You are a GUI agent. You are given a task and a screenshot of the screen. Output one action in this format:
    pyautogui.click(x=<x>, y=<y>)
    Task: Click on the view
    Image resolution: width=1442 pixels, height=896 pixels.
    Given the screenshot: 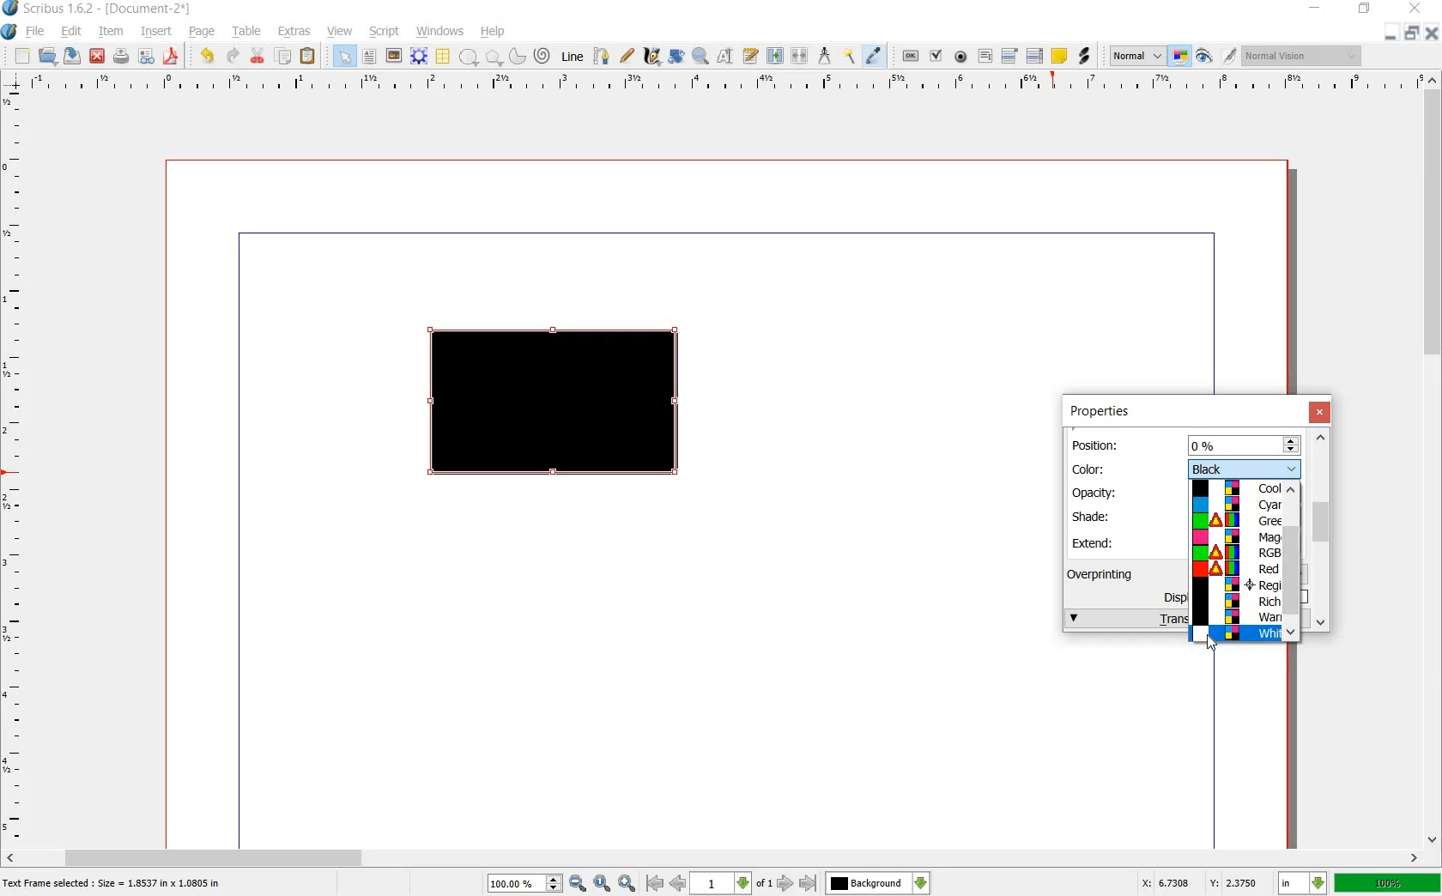 What is the action you would take?
    pyautogui.click(x=341, y=32)
    